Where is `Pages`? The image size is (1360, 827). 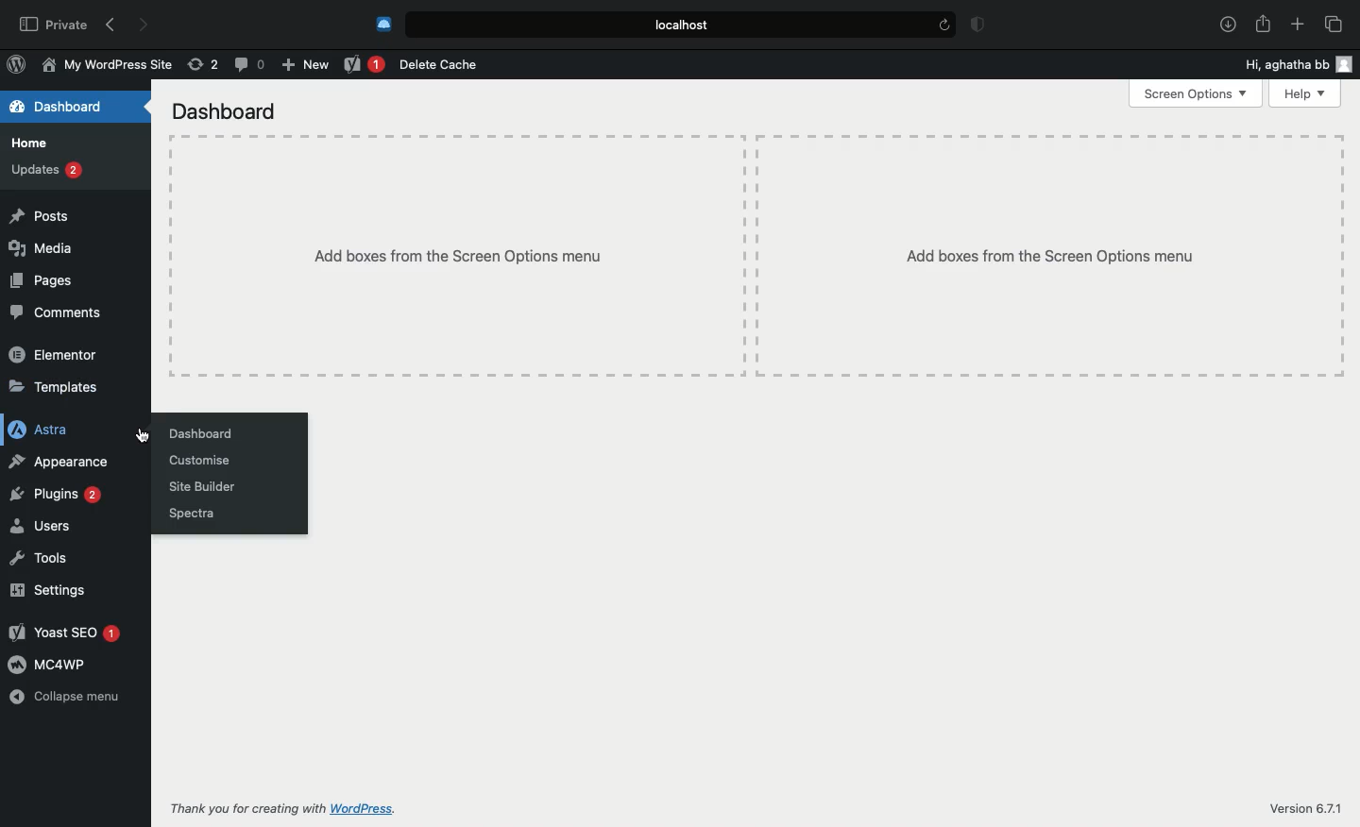 Pages is located at coordinates (42, 281).